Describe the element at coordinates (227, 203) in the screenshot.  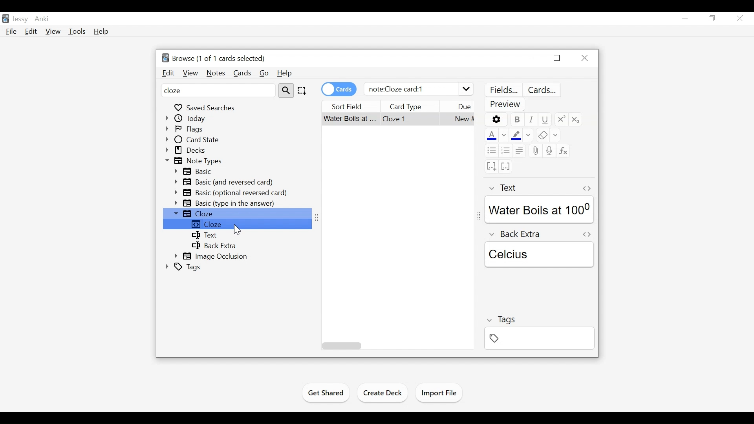
I see `Basic (type in the answer)` at that location.